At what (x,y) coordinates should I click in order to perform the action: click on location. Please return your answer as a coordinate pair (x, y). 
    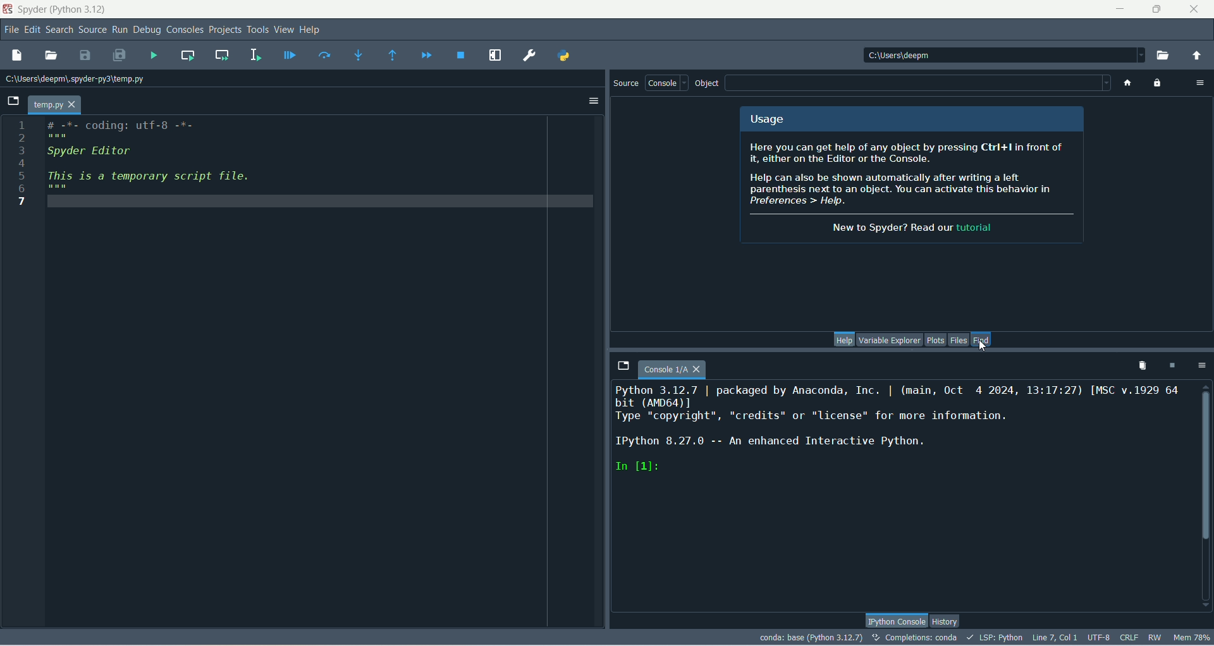
    Looking at the image, I should click on (78, 79).